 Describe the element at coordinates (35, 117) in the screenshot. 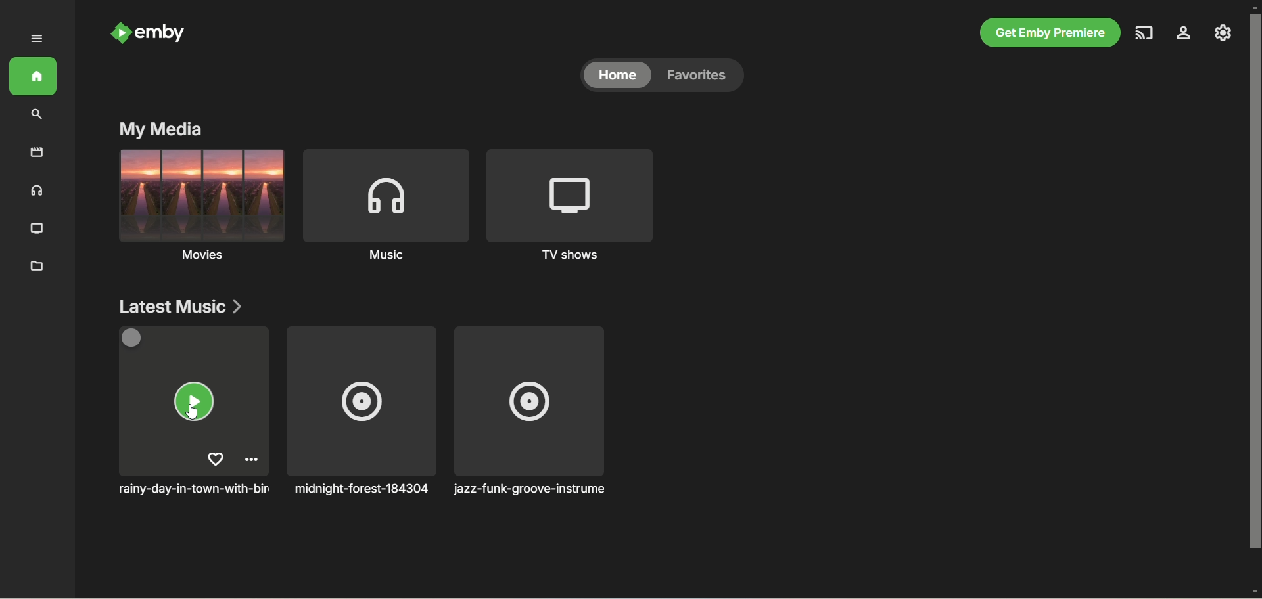

I see `search` at that location.